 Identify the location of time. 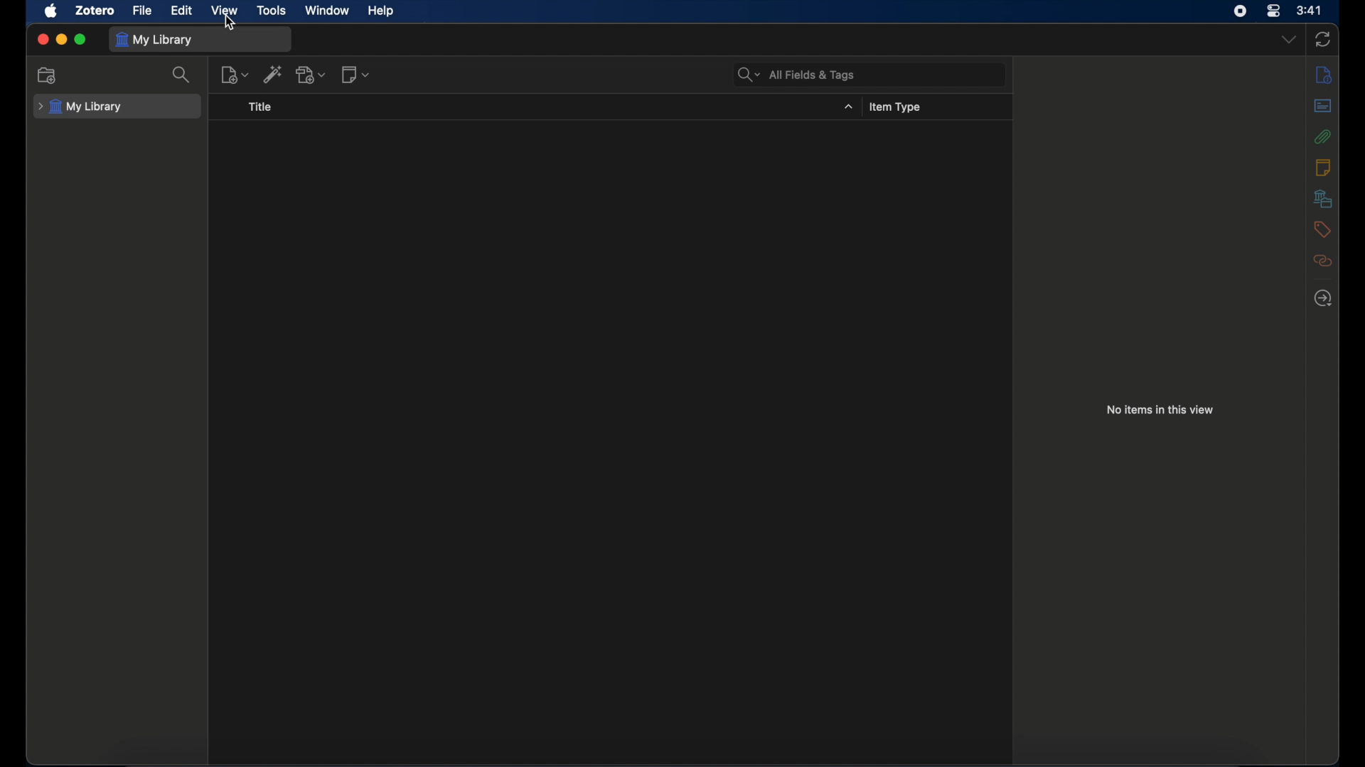
(1310, 11).